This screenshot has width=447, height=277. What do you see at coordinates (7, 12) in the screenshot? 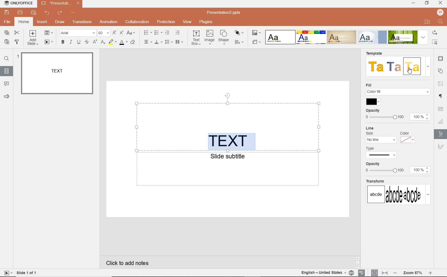
I see `SAVE` at bounding box center [7, 12].